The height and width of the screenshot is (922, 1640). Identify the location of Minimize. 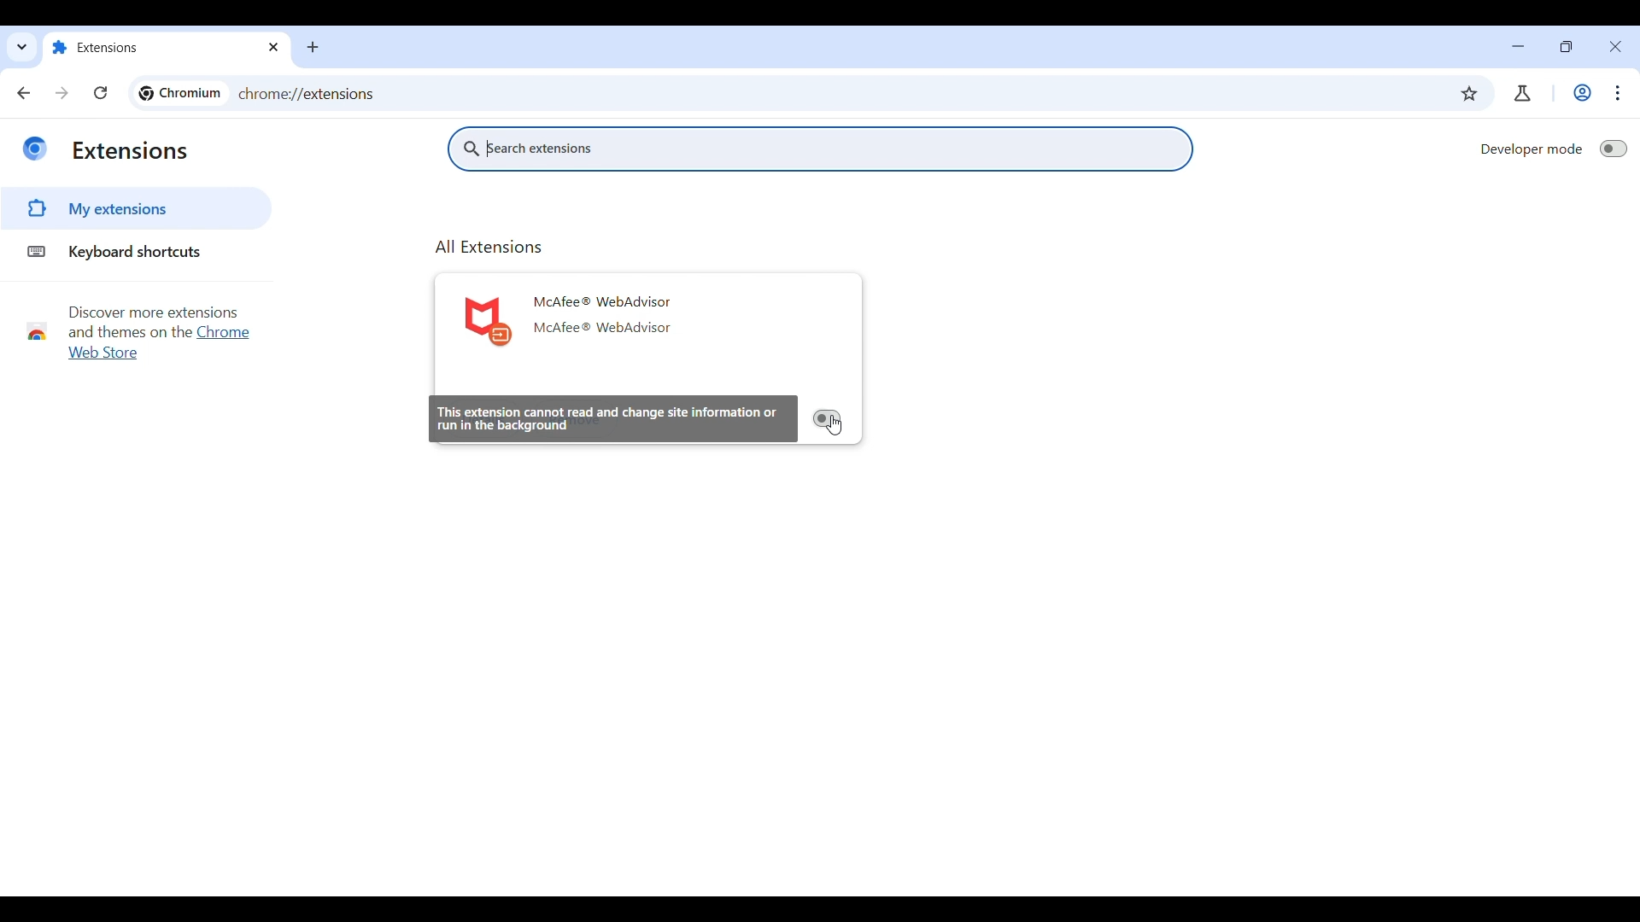
(1519, 46).